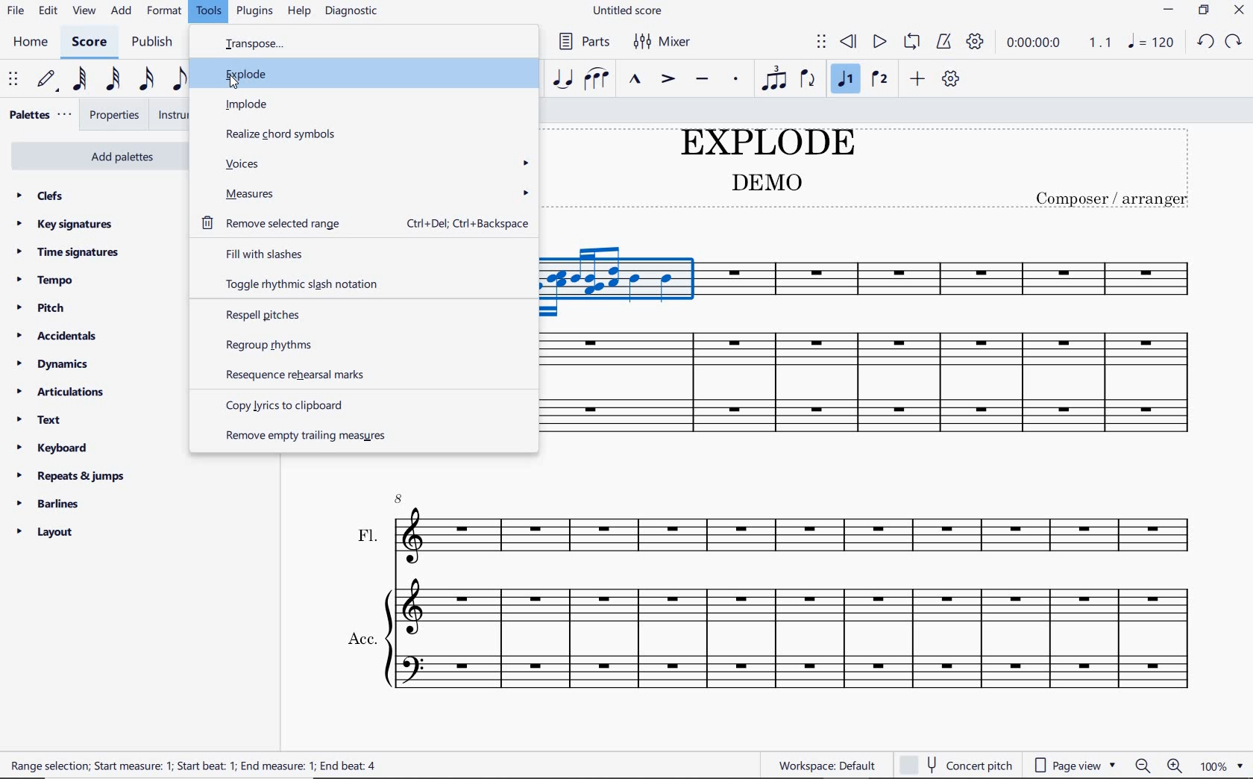 This screenshot has height=779, width=1253. I want to click on remove selected ranges, so click(368, 224).